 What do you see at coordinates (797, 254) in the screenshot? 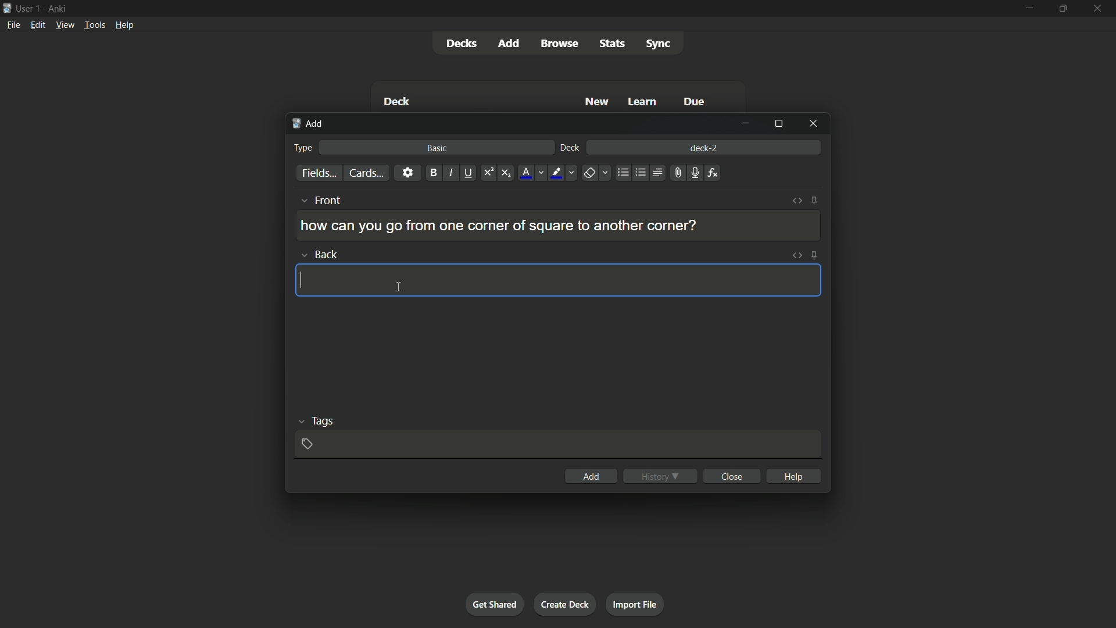
I see `toggle html editor` at bounding box center [797, 254].